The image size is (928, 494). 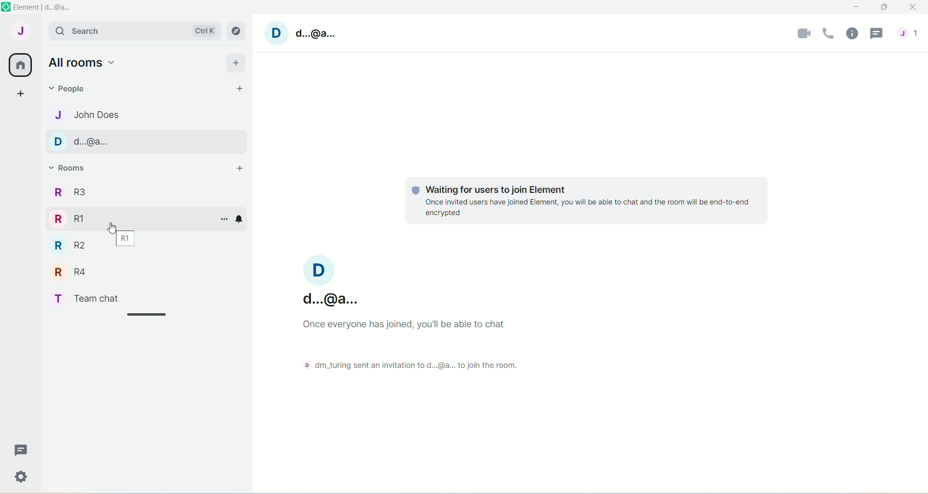 What do you see at coordinates (200, 30) in the screenshot?
I see `Ctrl K` at bounding box center [200, 30].